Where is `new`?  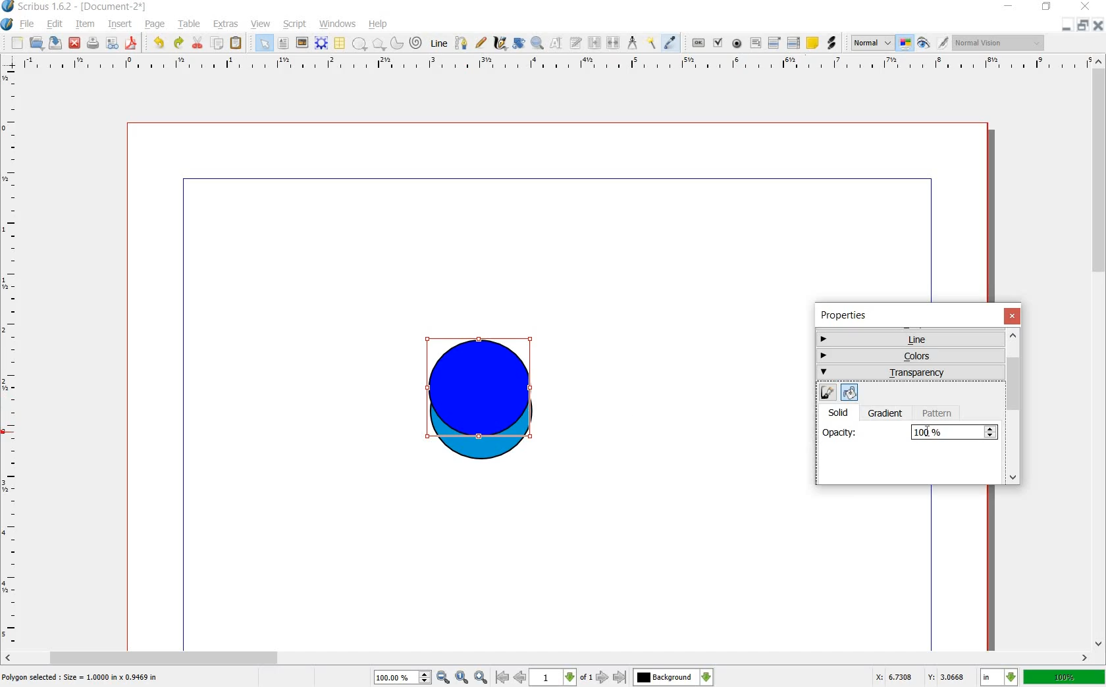 new is located at coordinates (17, 43).